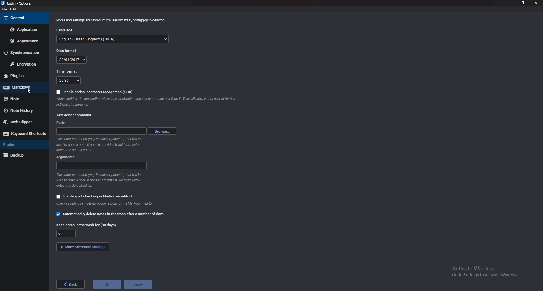 The width and height of the screenshot is (543, 291). I want to click on path, so click(62, 123).